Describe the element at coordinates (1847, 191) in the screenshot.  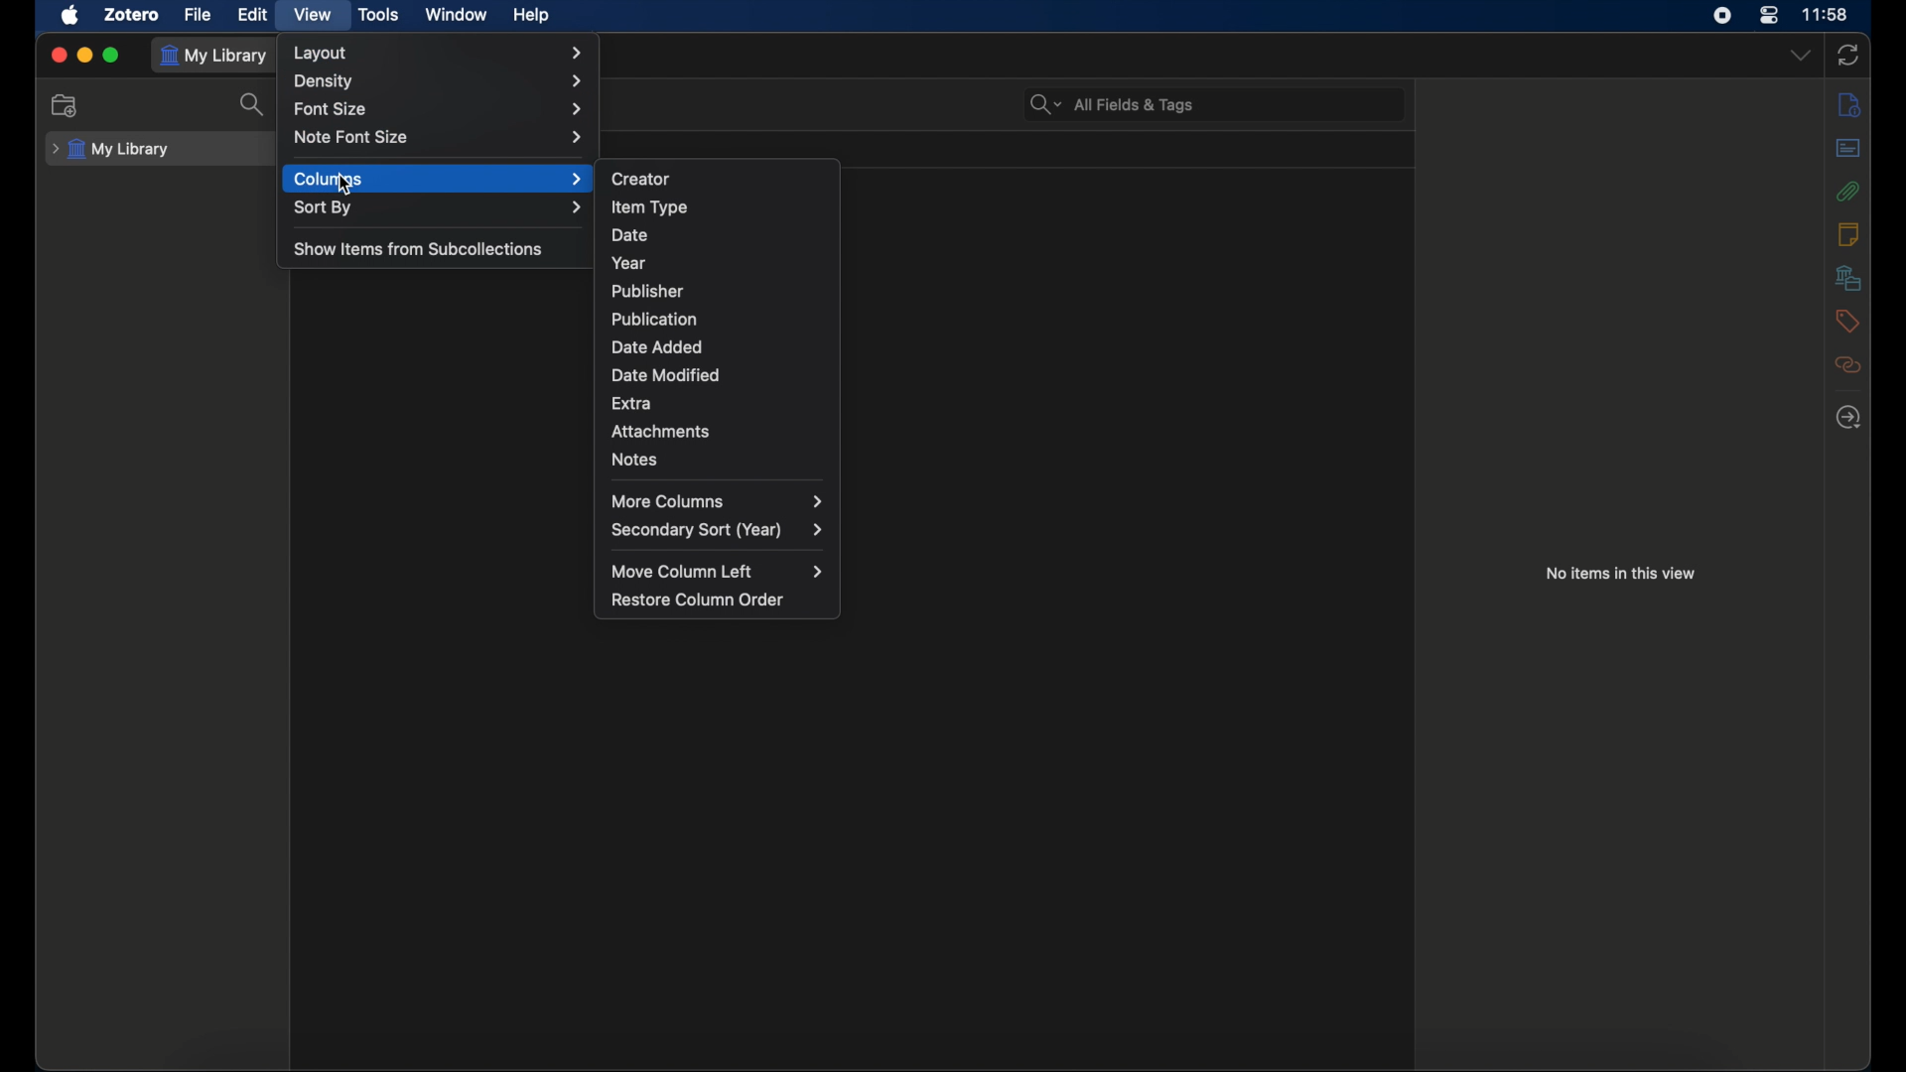
I see `attachments` at that location.